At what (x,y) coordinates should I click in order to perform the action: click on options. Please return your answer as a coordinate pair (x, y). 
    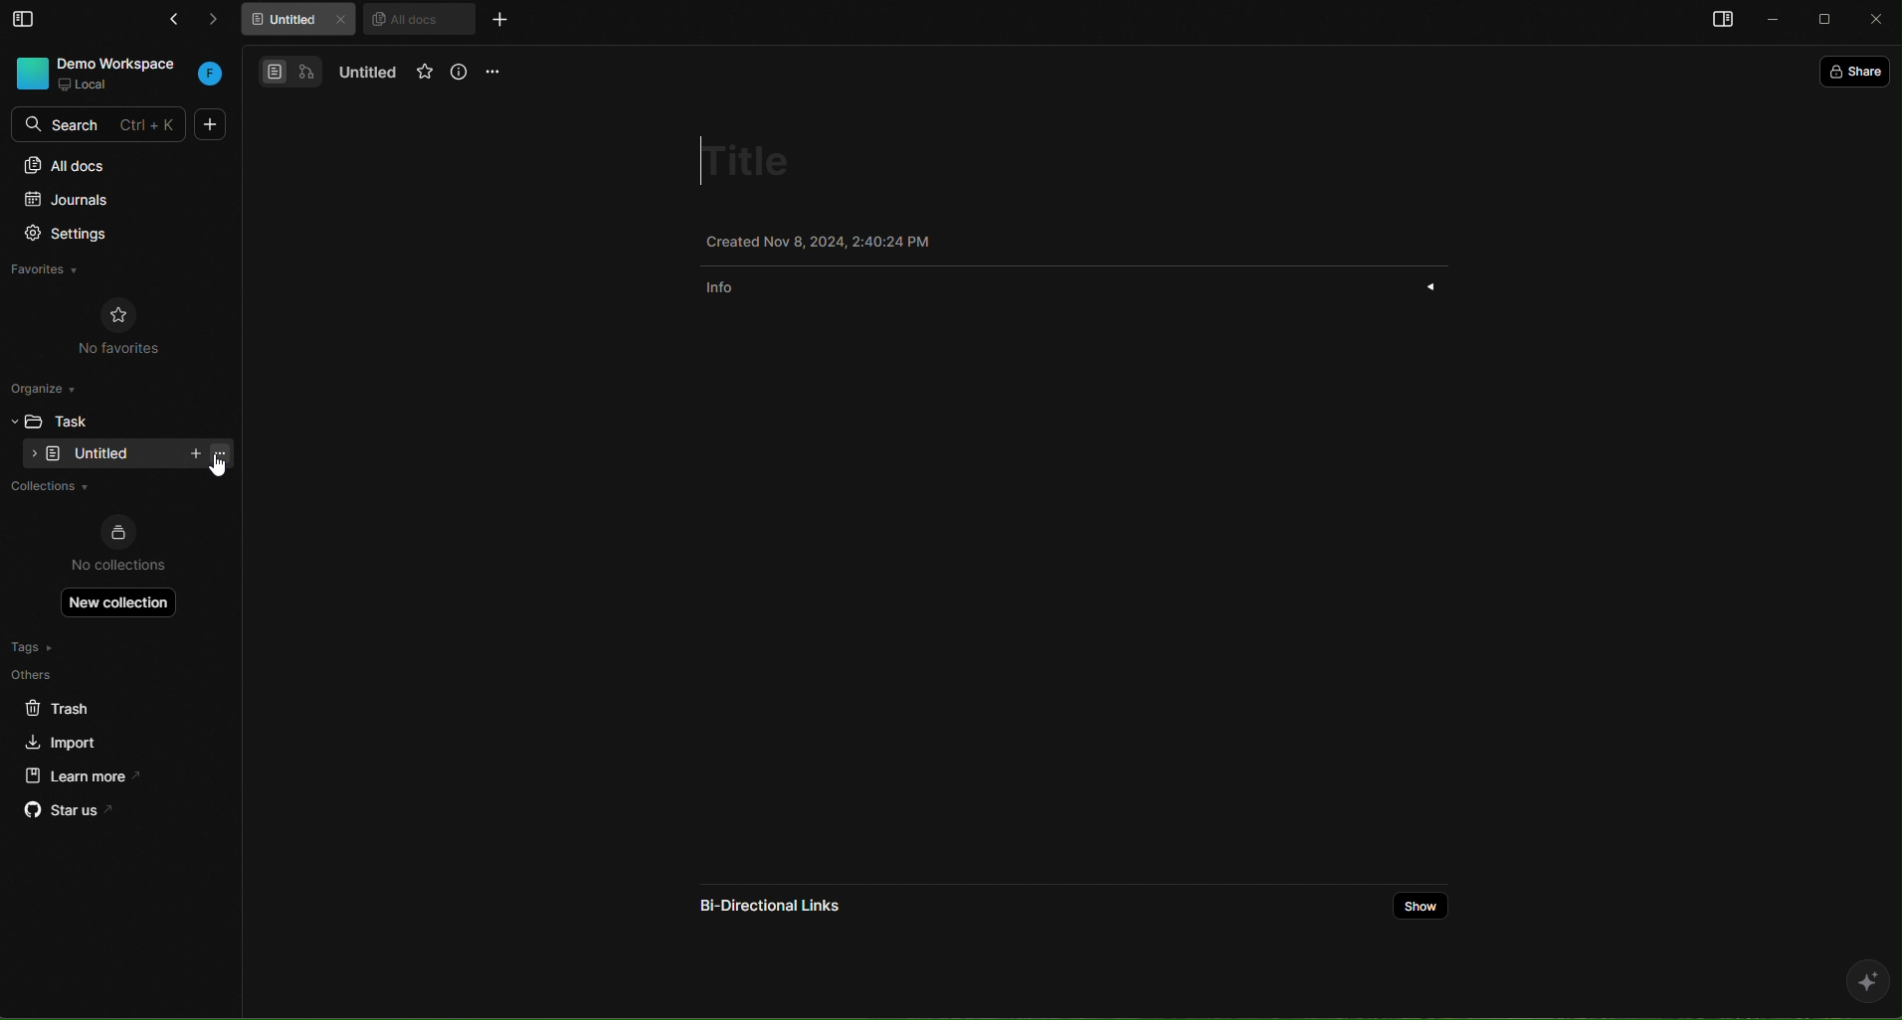
    Looking at the image, I should click on (496, 71).